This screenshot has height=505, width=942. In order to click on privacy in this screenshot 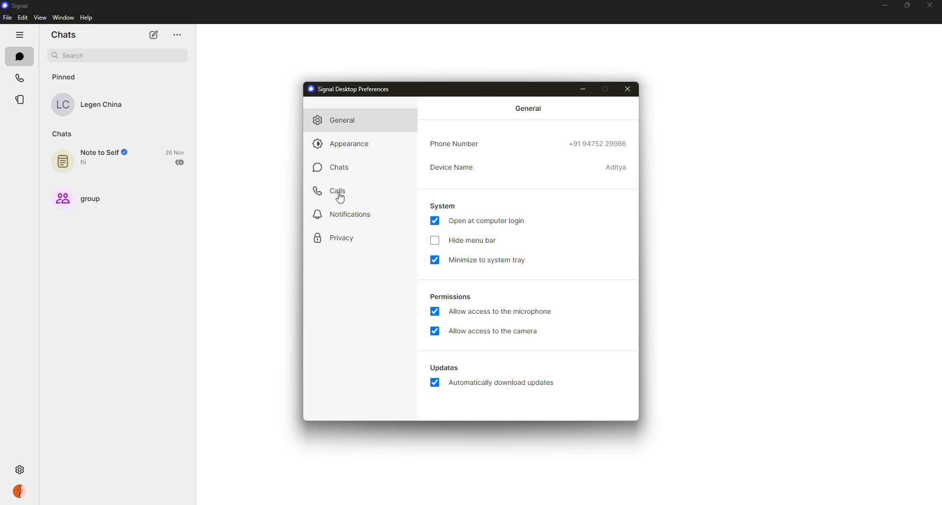, I will do `click(337, 238)`.